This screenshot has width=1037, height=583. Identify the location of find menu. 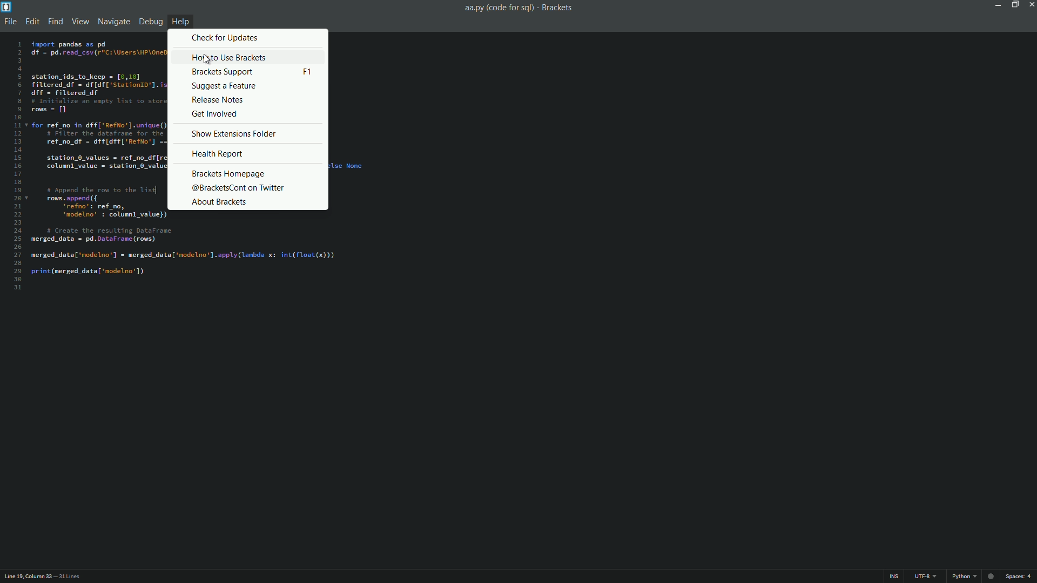
(55, 22).